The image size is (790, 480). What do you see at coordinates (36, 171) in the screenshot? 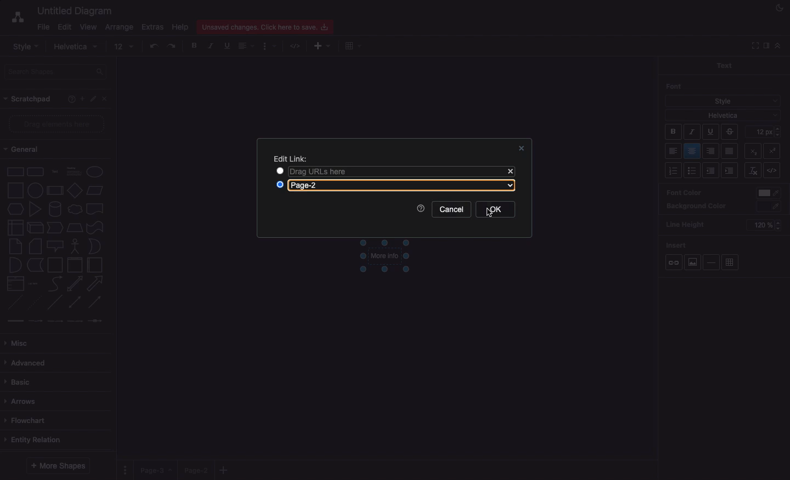
I see `rounded rectangle` at bounding box center [36, 171].